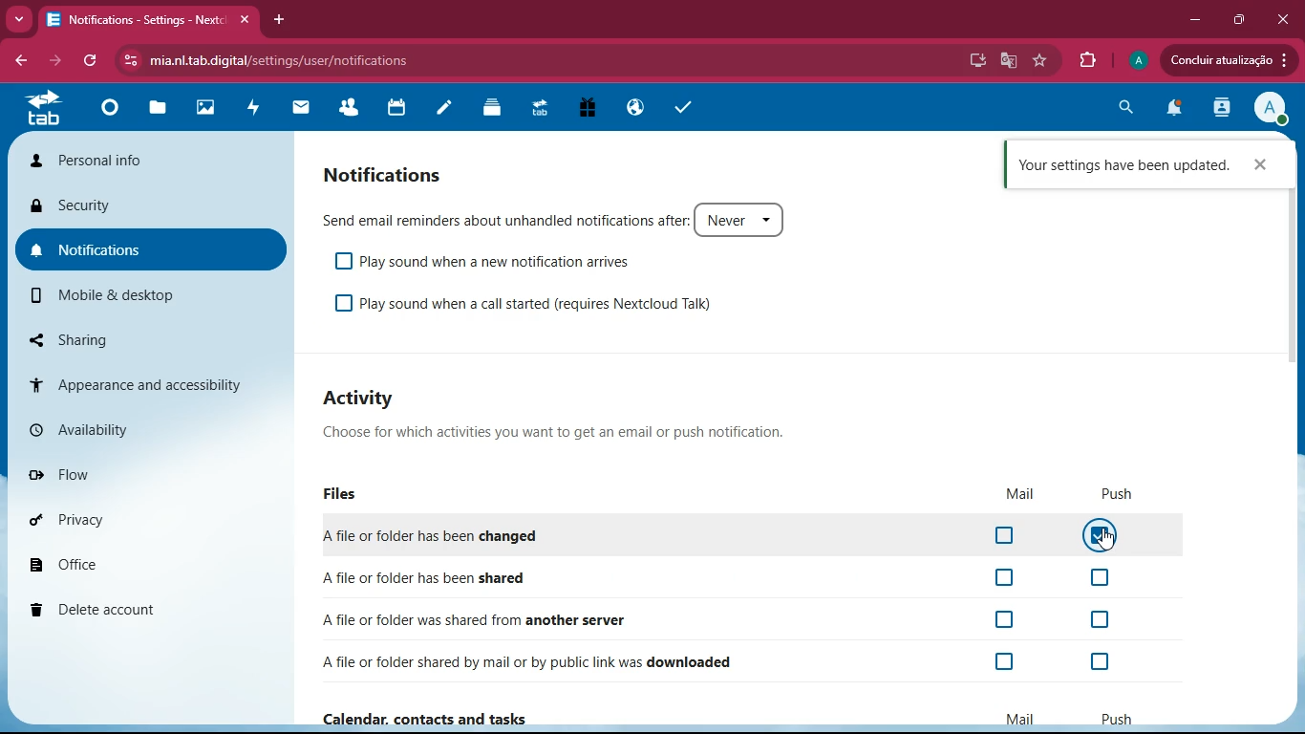 The width and height of the screenshot is (1305, 734). What do you see at coordinates (136, 379) in the screenshot?
I see `appearance` at bounding box center [136, 379].